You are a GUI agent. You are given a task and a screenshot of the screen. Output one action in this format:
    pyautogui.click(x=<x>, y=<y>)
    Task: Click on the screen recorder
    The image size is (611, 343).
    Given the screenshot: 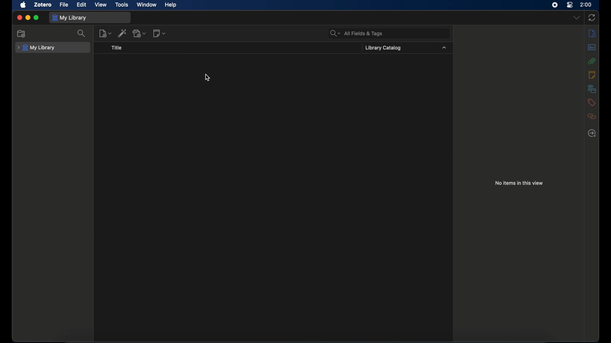 What is the action you would take?
    pyautogui.click(x=555, y=5)
    